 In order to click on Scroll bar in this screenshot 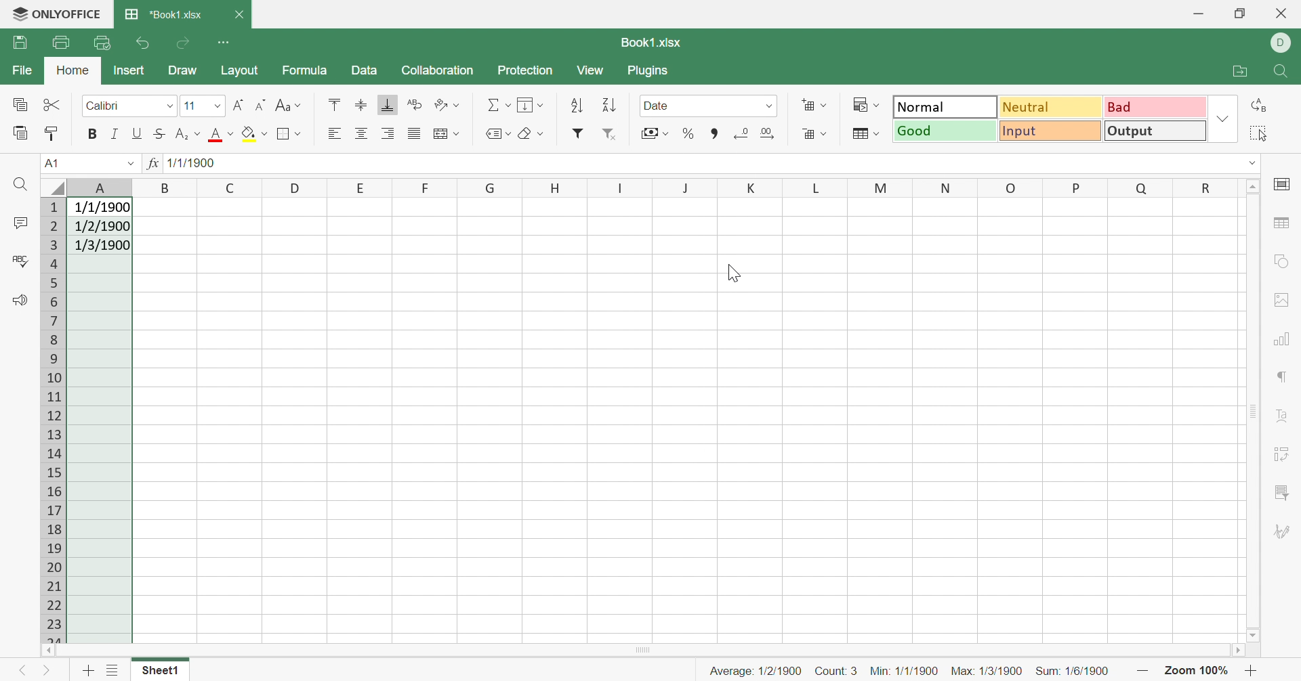, I will do `click(638, 651)`.